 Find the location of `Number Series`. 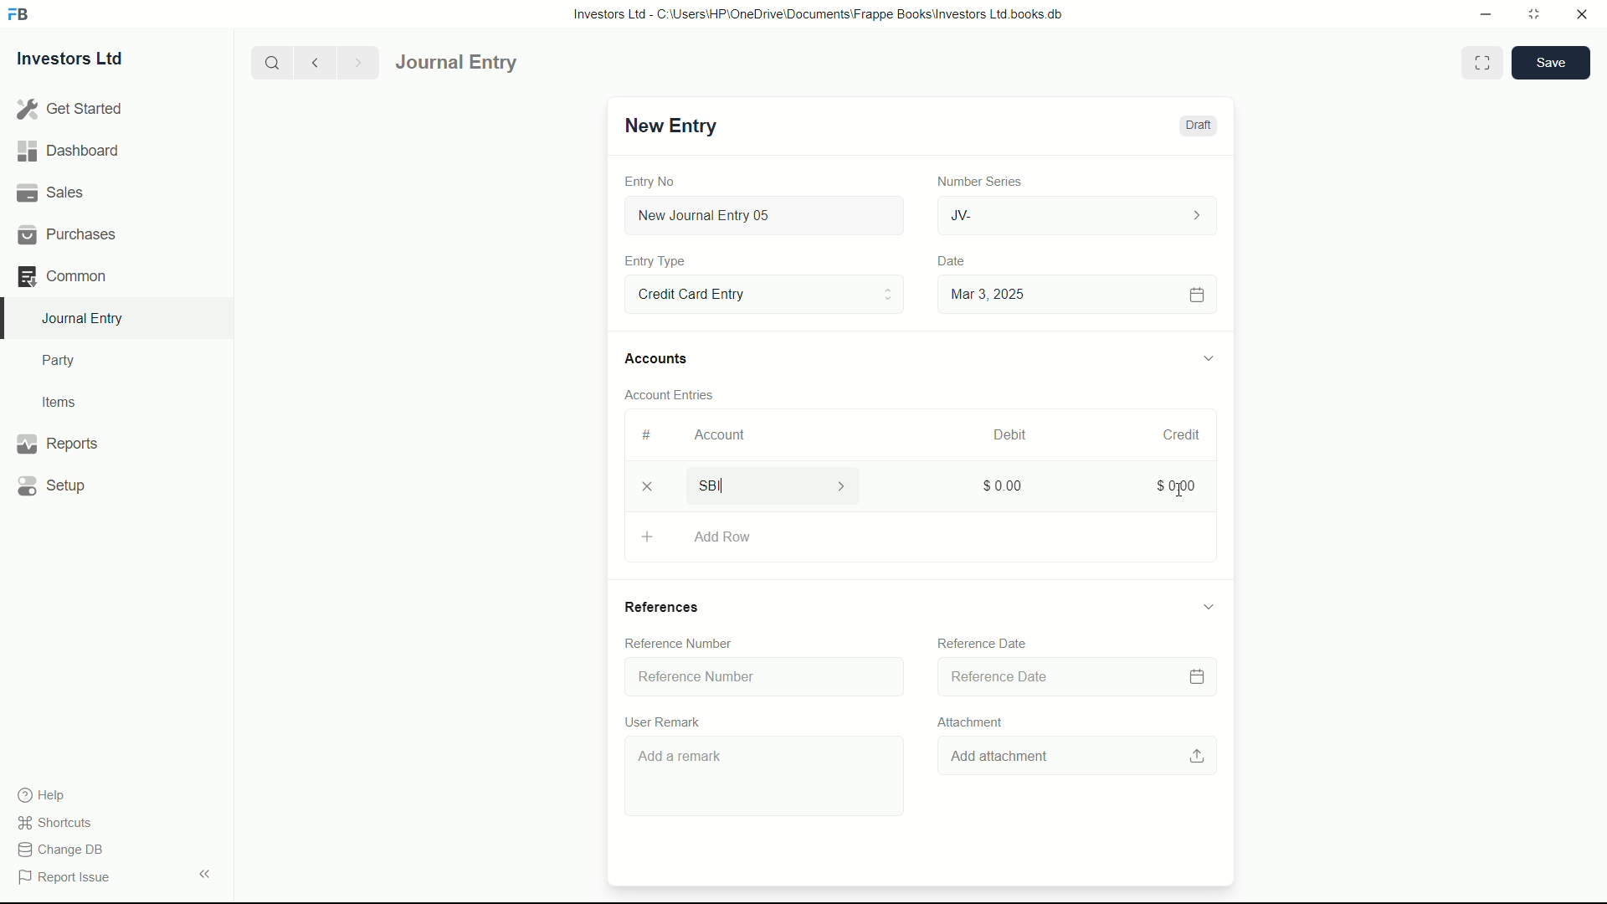

Number Series is located at coordinates (973, 180).